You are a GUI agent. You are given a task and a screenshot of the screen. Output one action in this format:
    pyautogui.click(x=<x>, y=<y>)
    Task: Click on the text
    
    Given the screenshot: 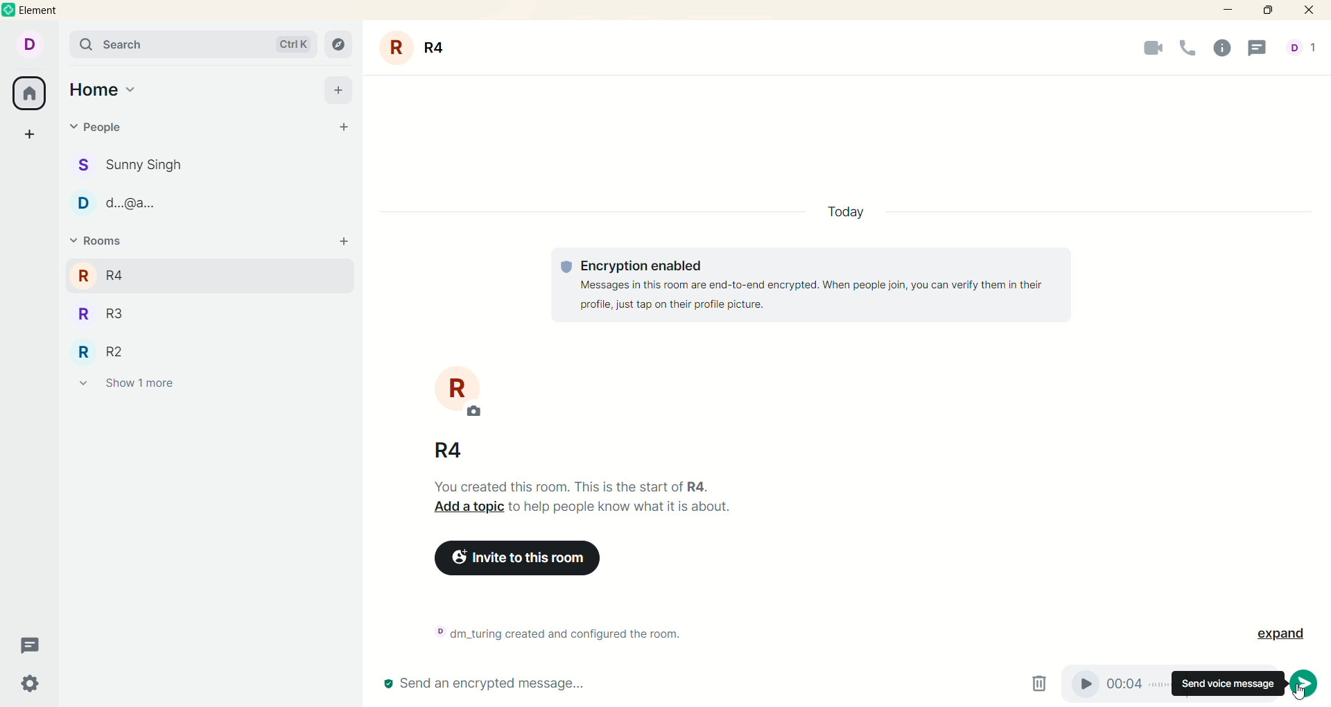 What is the action you would take?
    pyautogui.click(x=592, y=502)
    